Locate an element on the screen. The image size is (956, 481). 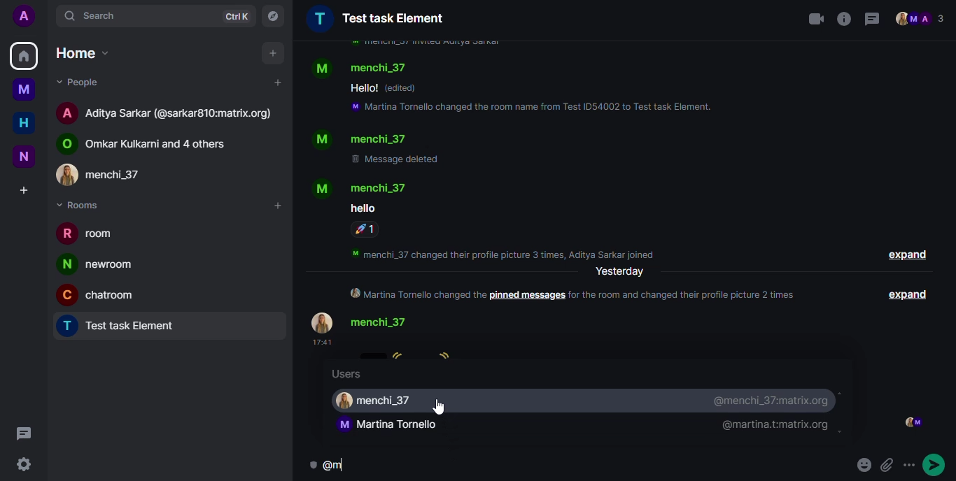
expand is located at coordinates (907, 256).